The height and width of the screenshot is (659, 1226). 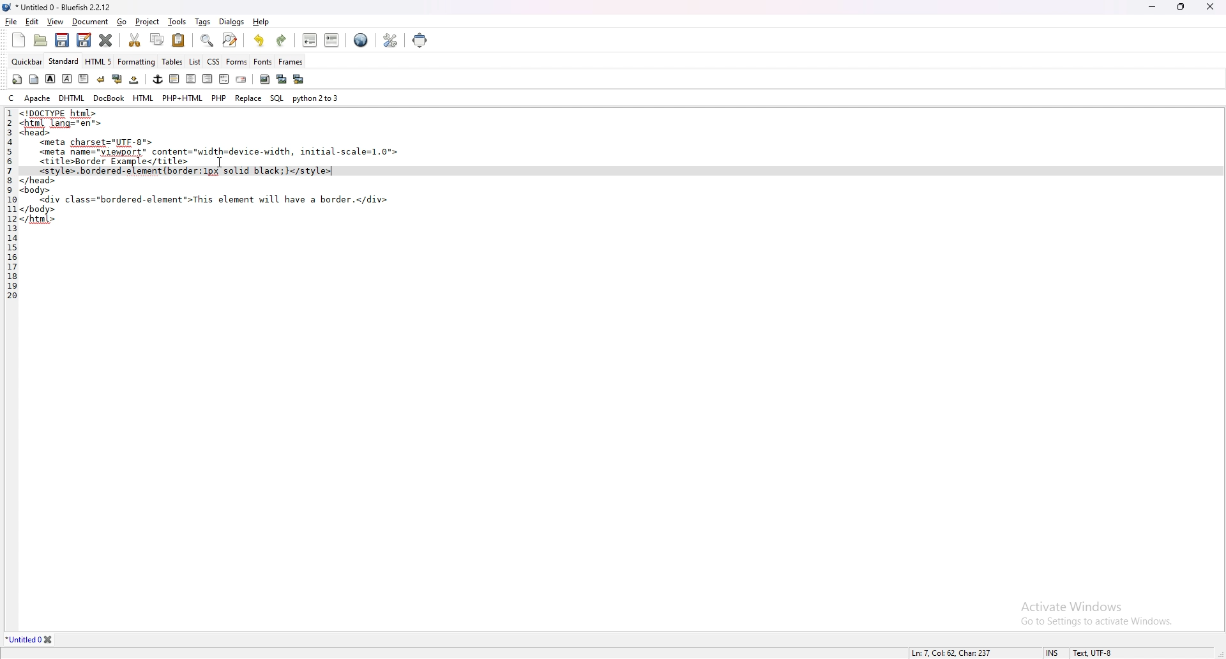 What do you see at coordinates (17, 79) in the screenshot?
I see `quickstart` at bounding box center [17, 79].